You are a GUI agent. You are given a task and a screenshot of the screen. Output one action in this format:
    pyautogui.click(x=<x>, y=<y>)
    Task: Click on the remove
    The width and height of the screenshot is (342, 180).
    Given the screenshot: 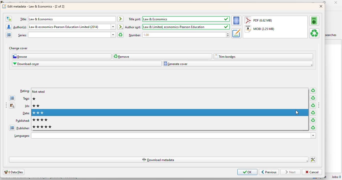 What is the action you would take?
    pyautogui.click(x=162, y=56)
    